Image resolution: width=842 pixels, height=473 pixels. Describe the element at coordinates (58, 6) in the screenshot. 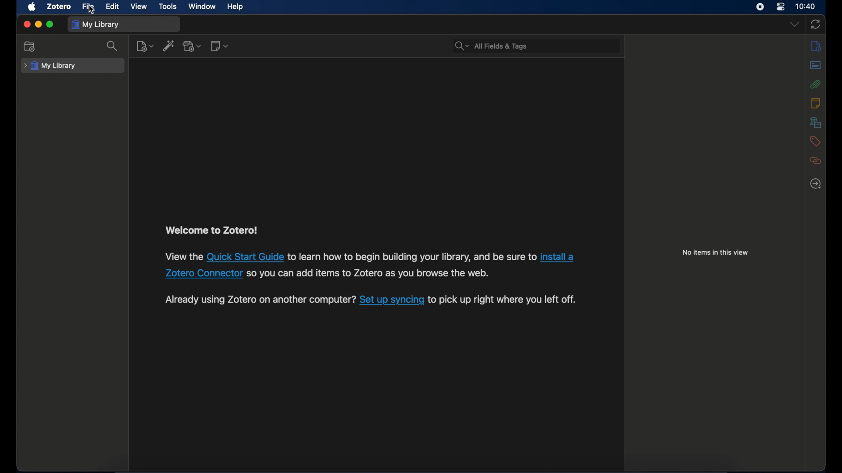

I see `zotero` at that location.